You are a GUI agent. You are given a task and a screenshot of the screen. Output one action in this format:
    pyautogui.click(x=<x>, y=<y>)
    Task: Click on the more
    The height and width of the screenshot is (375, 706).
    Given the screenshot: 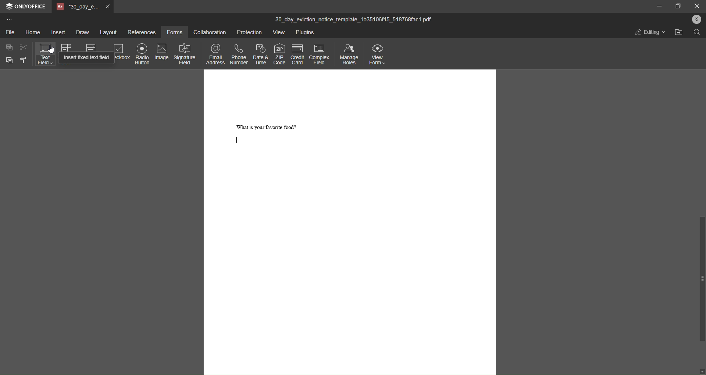 What is the action you would take?
    pyautogui.click(x=9, y=21)
    